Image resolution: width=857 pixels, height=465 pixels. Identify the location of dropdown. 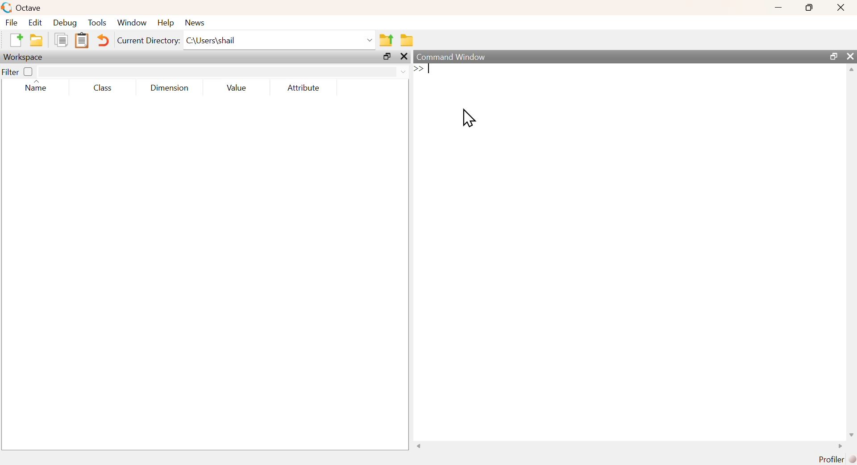
(403, 71).